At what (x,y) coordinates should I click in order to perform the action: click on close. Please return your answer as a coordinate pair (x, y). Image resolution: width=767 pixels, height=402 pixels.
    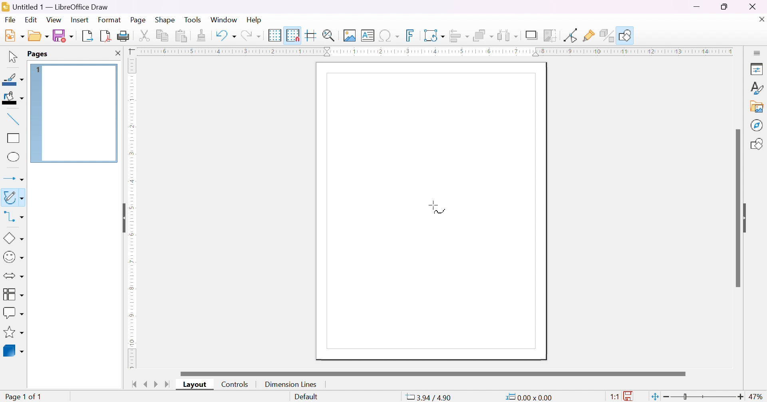
    Looking at the image, I should click on (762, 19).